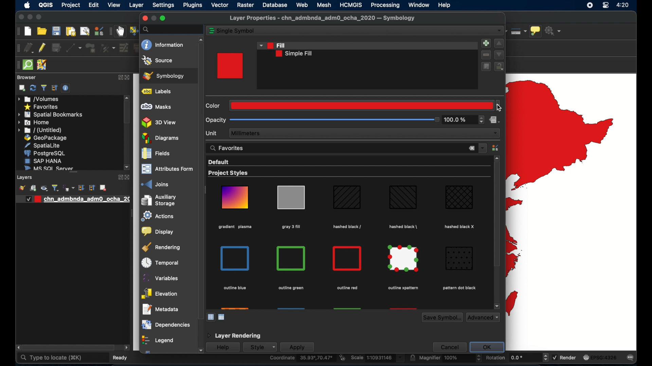  Describe the element at coordinates (600, 357) in the screenshot. I see `EPSG:4326` at that location.